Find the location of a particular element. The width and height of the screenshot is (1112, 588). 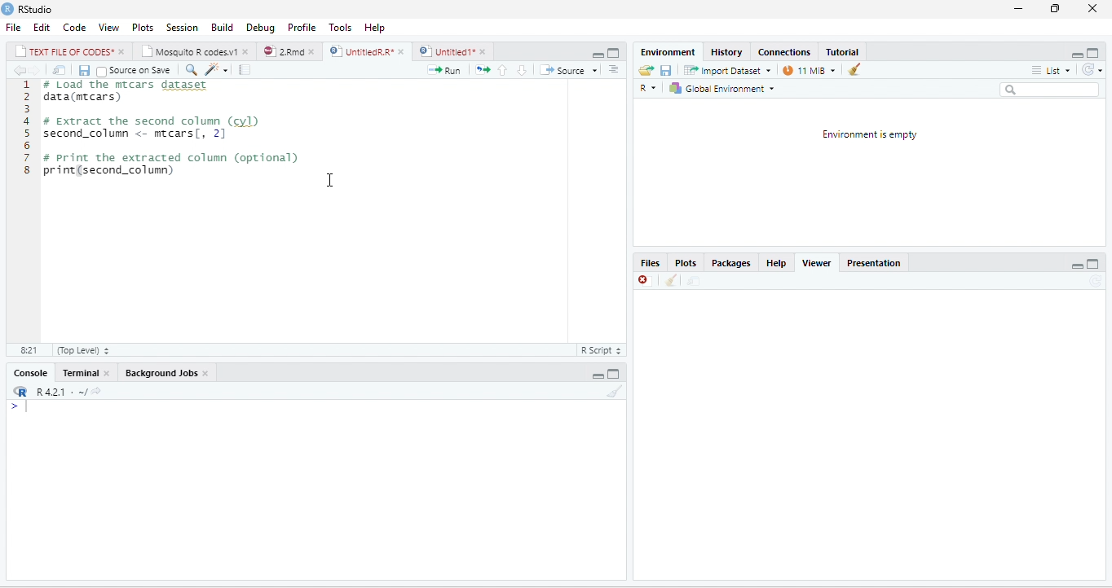

display is located at coordinates (313, 490).